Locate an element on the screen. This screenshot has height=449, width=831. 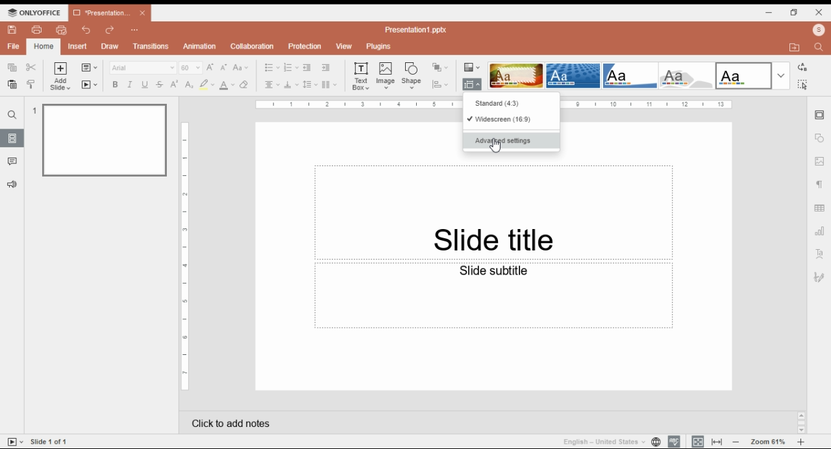
text box is located at coordinates (362, 75).